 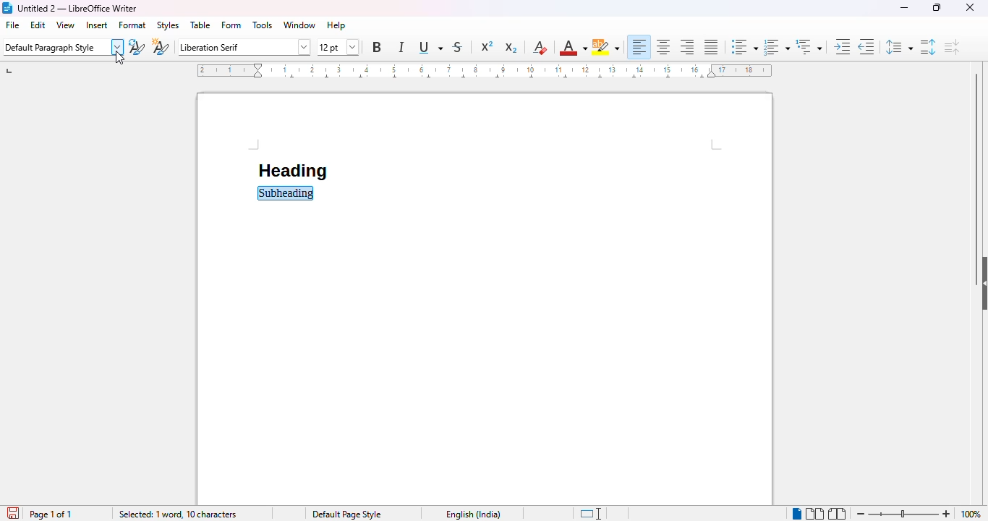 What do you see at coordinates (12, 25) in the screenshot?
I see `file` at bounding box center [12, 25].